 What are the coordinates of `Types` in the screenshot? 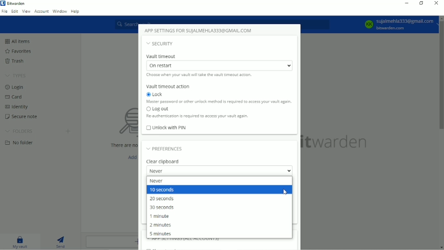 It's located at (17, 76).